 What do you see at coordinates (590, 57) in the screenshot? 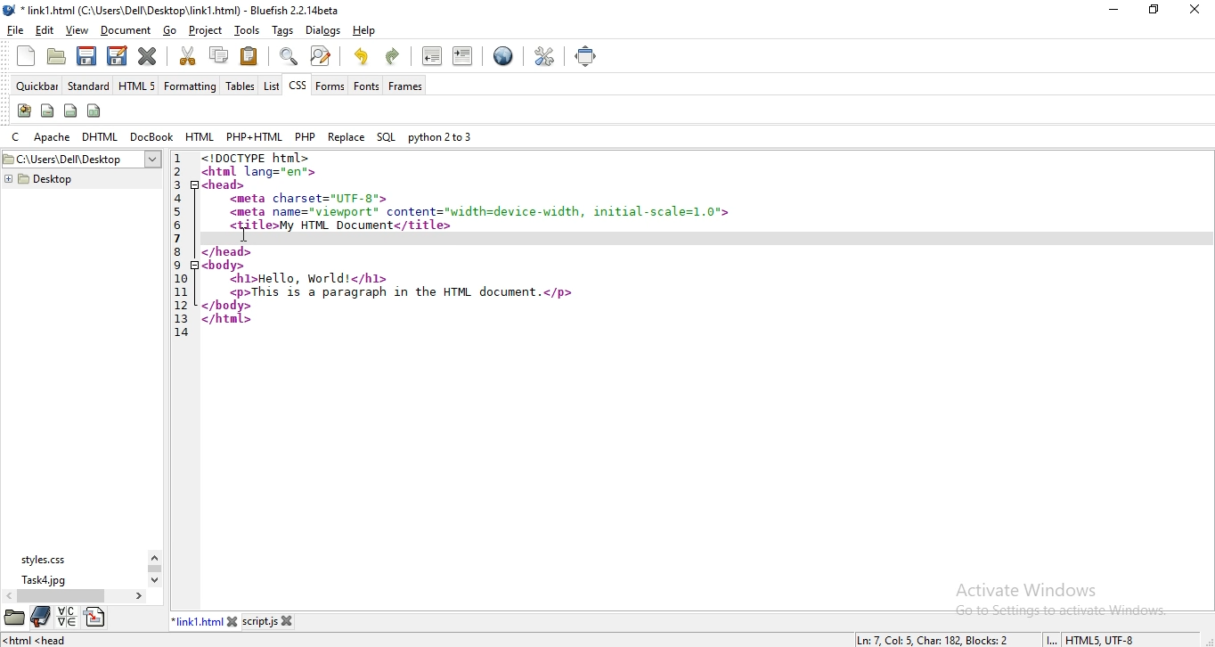
I see `full screen` at bounding box center [590, 57].